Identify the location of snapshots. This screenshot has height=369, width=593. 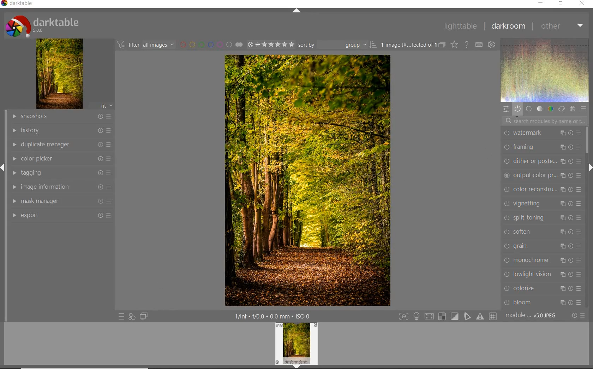
(62, 117).